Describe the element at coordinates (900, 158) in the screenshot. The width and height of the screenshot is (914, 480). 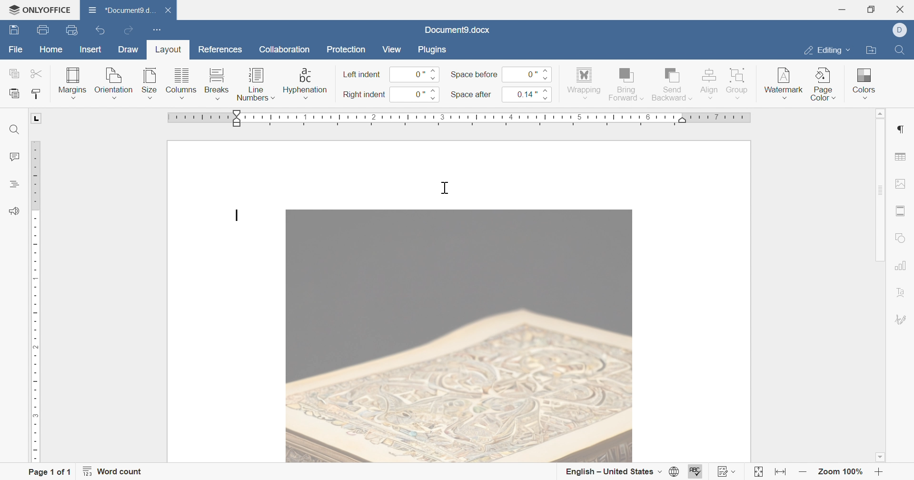
I see `table settings` at that location.